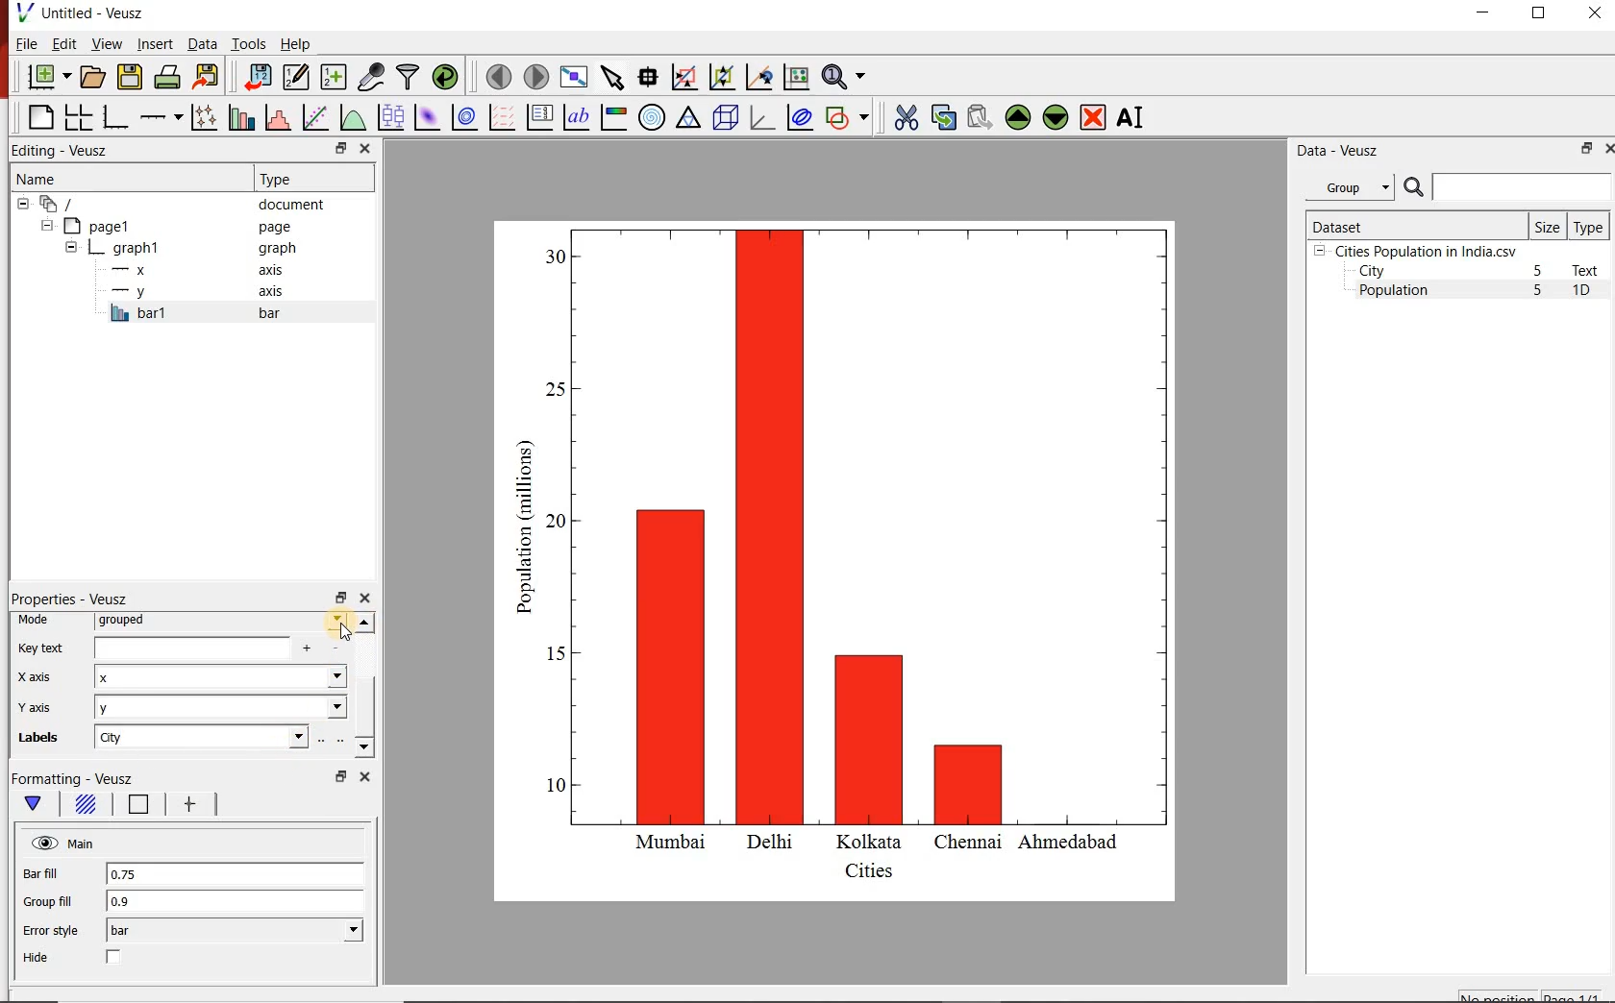 This screenshot has width=1615, height=1003. I want to click on arrange graphs in a grid, so click(78, 117).